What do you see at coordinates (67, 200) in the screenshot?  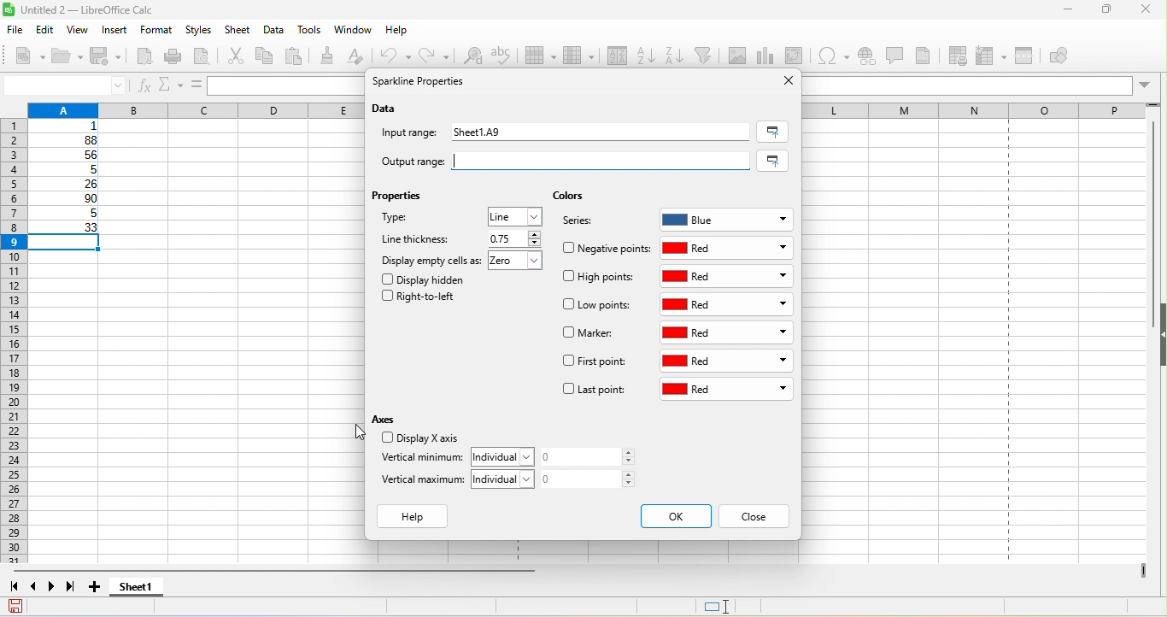 I see `90` at bounding box center [67, 200].